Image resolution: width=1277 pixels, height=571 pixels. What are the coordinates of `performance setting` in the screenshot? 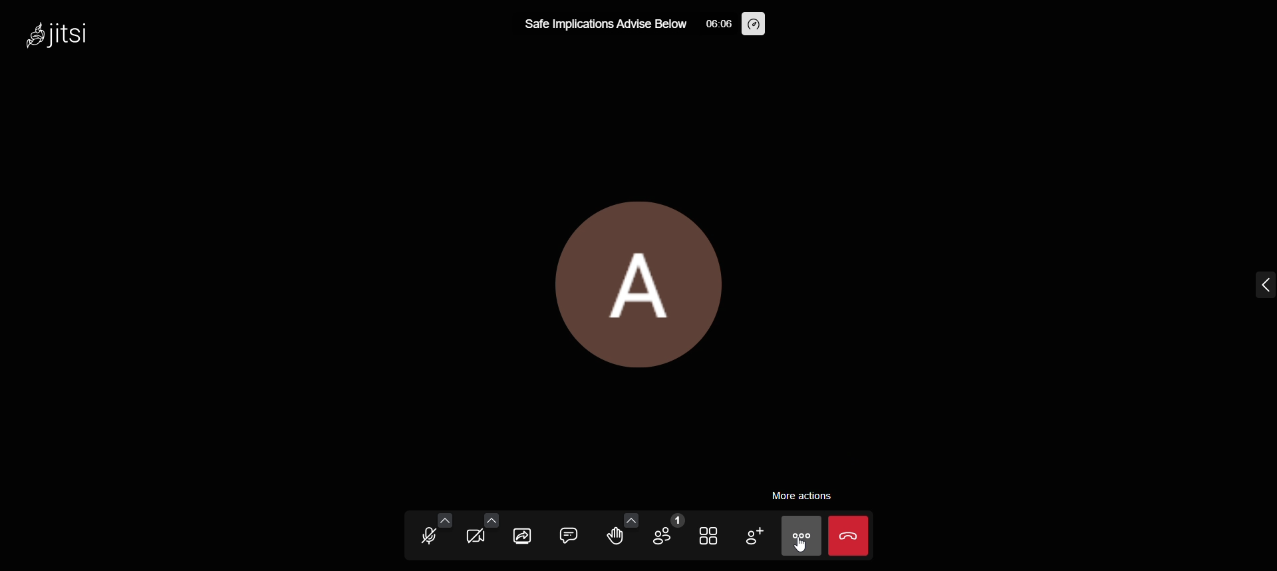 It's located at (754, 24).